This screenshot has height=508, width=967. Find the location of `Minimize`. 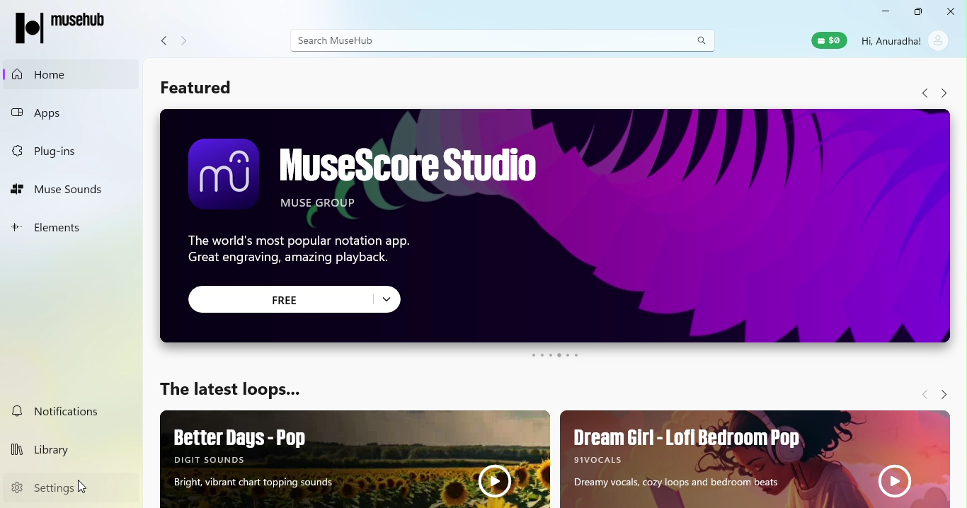

Minimize is located at coordinates (882, 11).